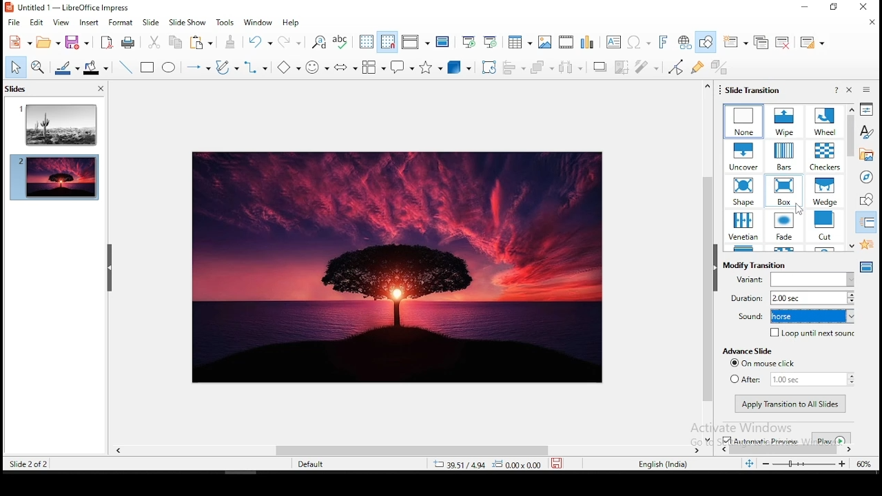 The image size is (882, 496). What do you see at coordinates (468, 39) in the screenshot?
I see `start from first slide` at bounding box center [468, 39].